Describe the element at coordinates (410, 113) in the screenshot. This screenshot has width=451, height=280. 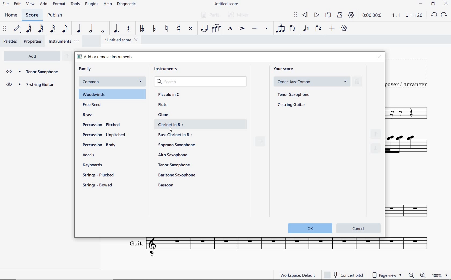
I see `INSTRUMENT: TENOR SAXOPHONE` at that location.